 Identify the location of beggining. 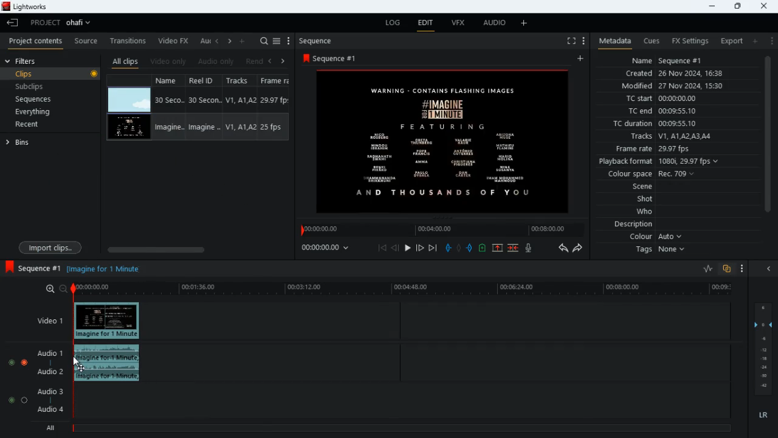
(382, 248).